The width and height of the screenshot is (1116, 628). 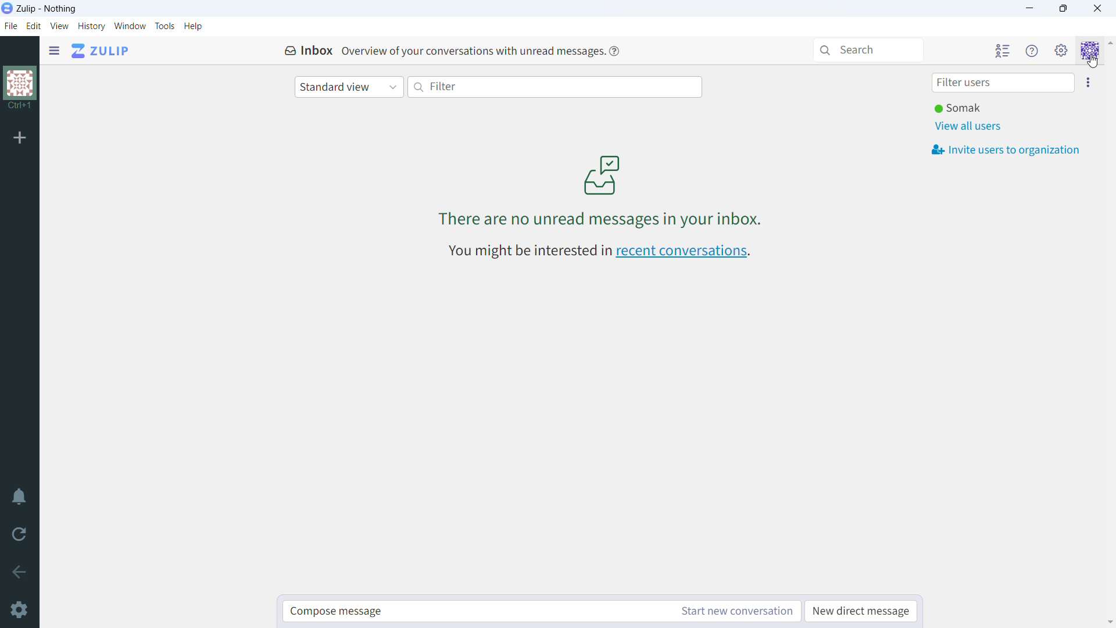 I want to click on organization, so click(x=21, y=88).